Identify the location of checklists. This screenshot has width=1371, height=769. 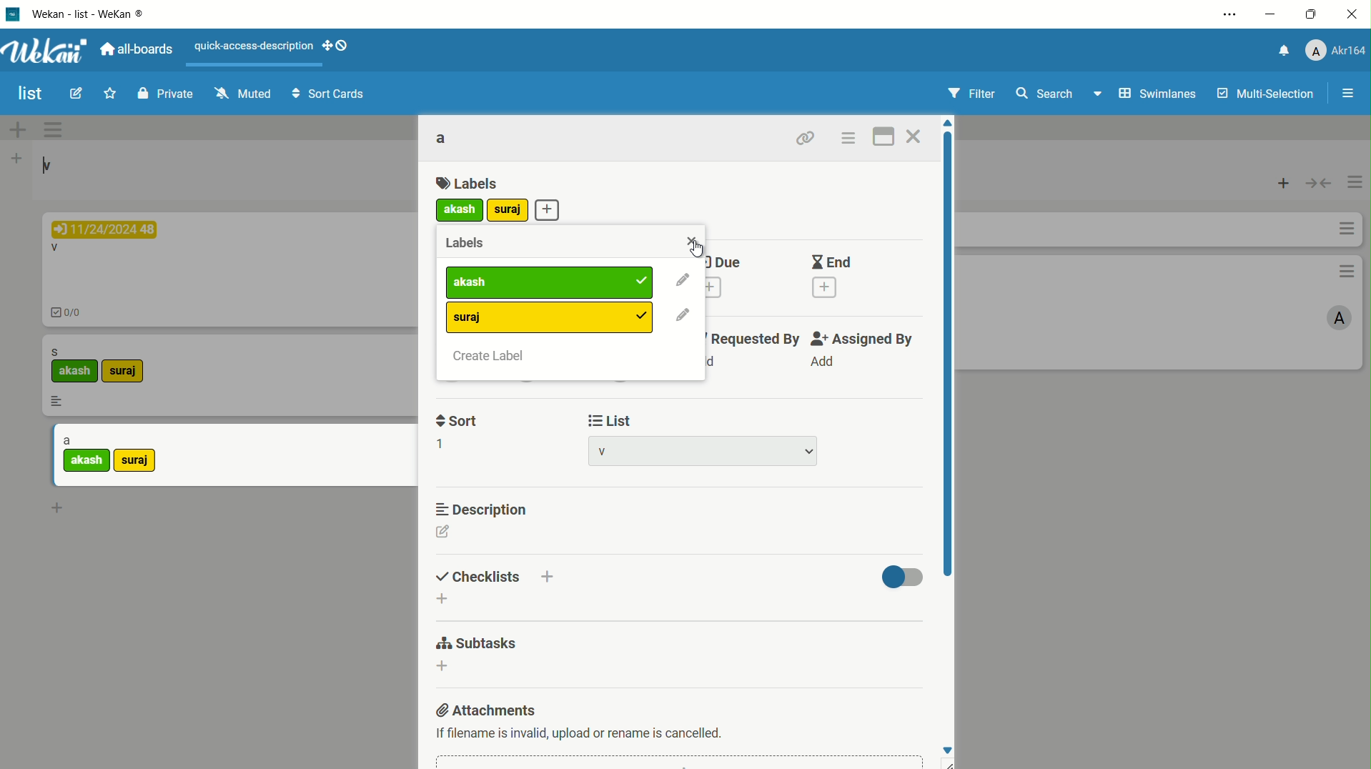
(477, 575).